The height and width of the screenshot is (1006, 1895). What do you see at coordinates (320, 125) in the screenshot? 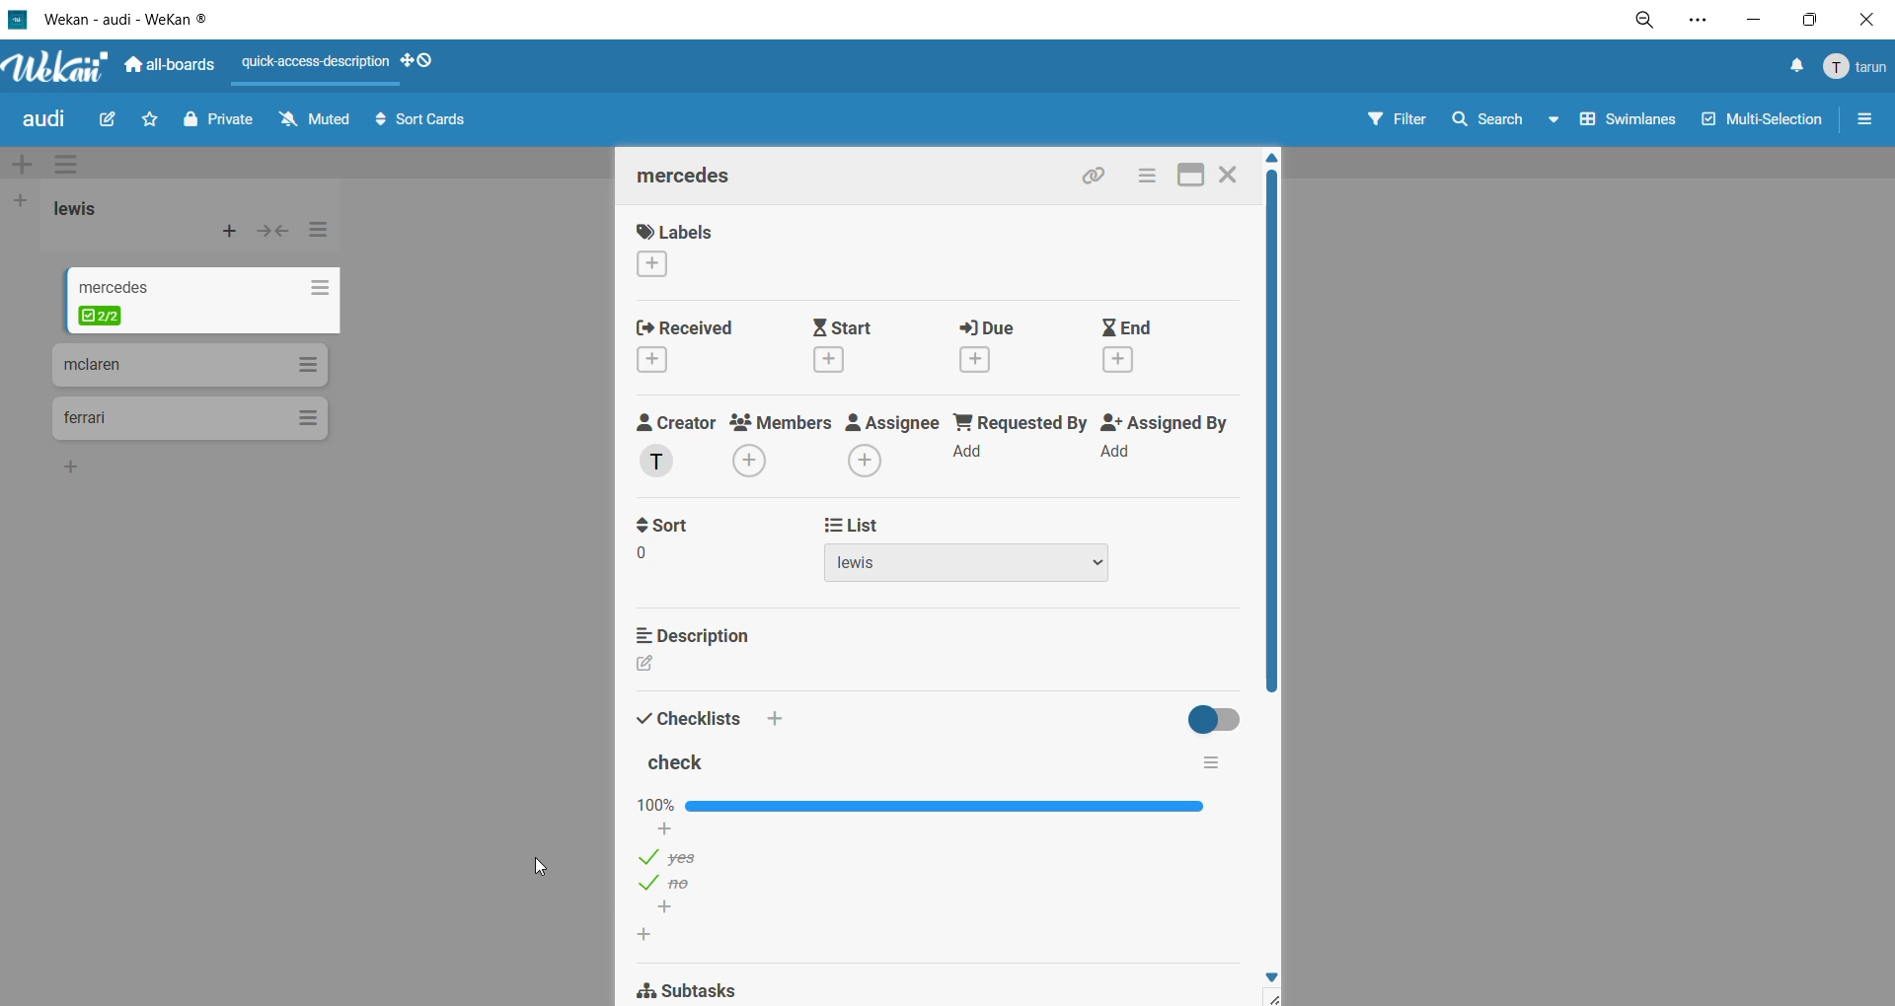
I see `muted` at bounding box center [320, 125].